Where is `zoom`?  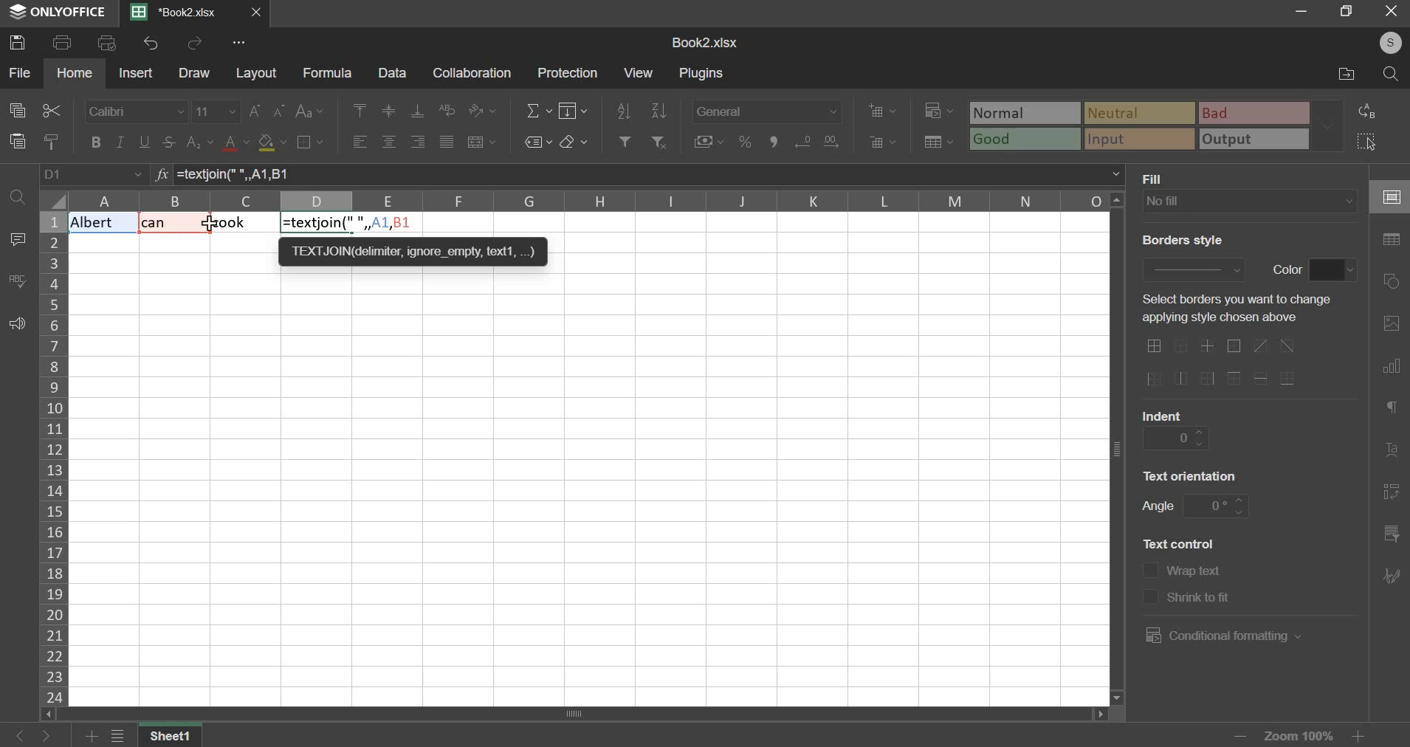 zoom is located at coordinates (1297, 734).